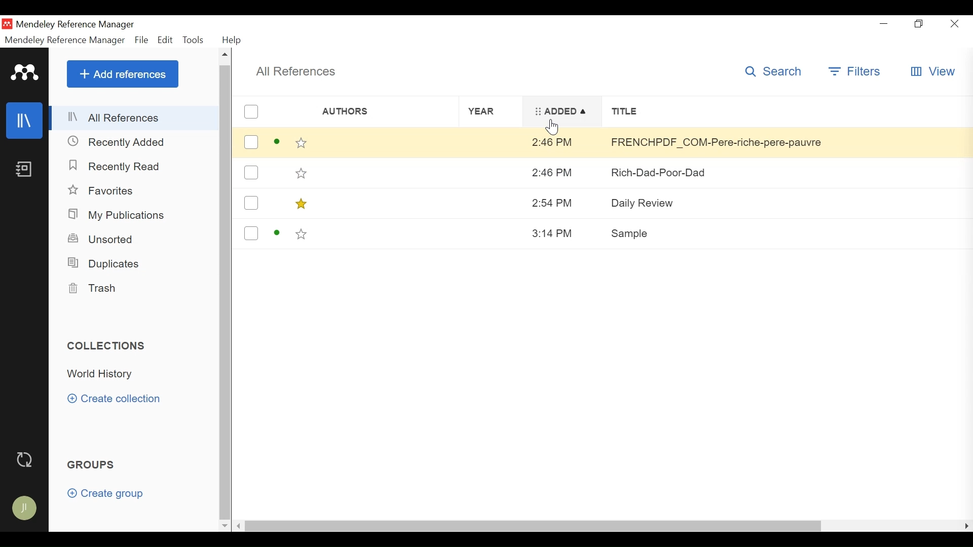 Image resolution: width=973 pixels, height=547 pixels. What do you see at coordinates (955, 23) in the screenshot?
I see `Close` at bounding box center [955, 23].